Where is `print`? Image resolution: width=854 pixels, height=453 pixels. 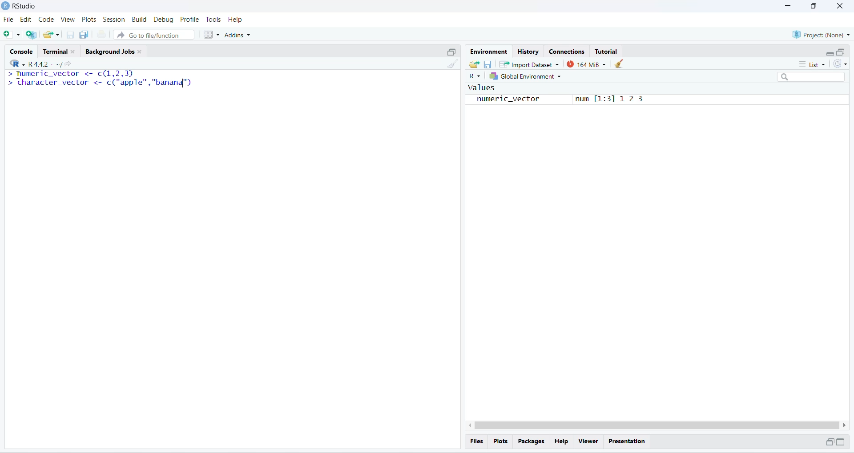 print is located at coordinates (101, 35).